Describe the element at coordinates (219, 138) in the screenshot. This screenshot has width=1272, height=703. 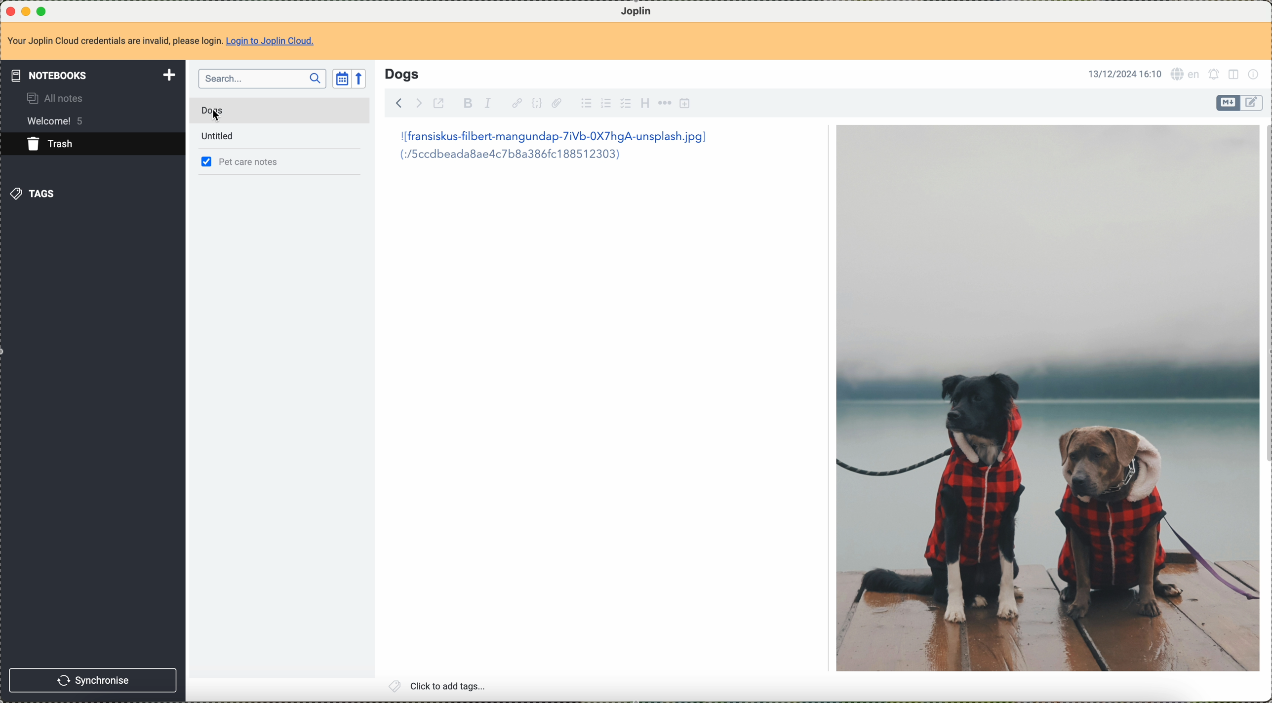
I see `untitled` at that location.